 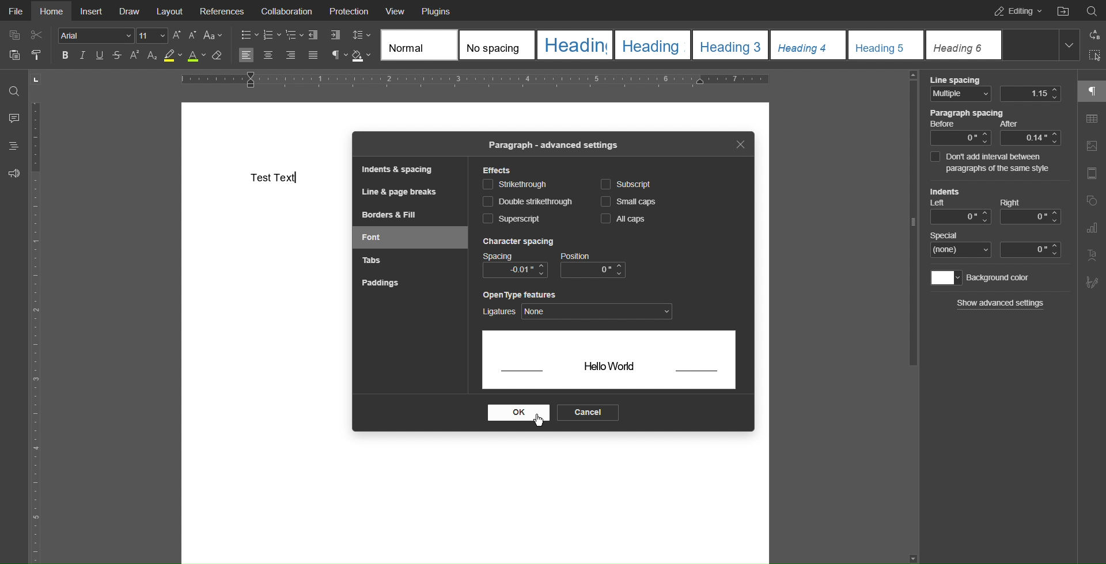 What do you see at coordinates (25, 47) in the screenshot?
I see `Cut Copy Paste Options` at bounding box center [25, 47].